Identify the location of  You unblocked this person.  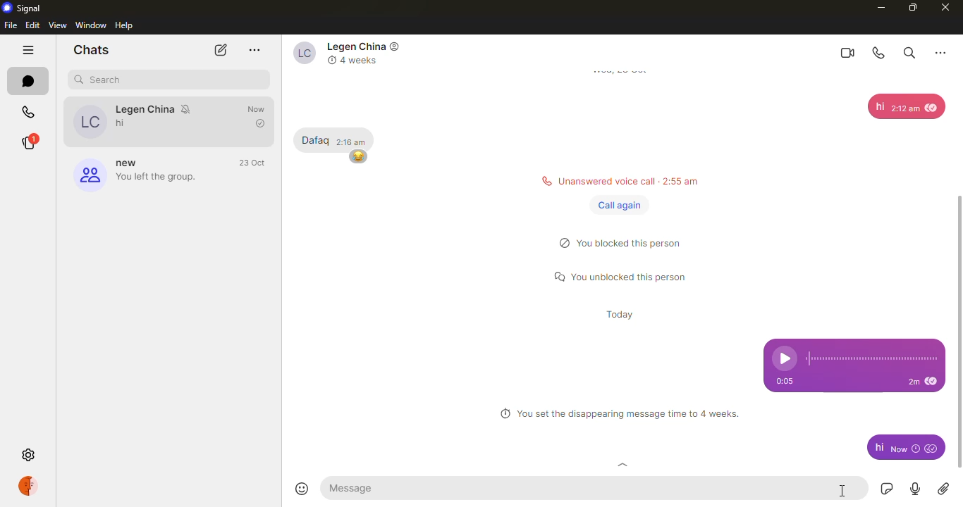
(622, 278).